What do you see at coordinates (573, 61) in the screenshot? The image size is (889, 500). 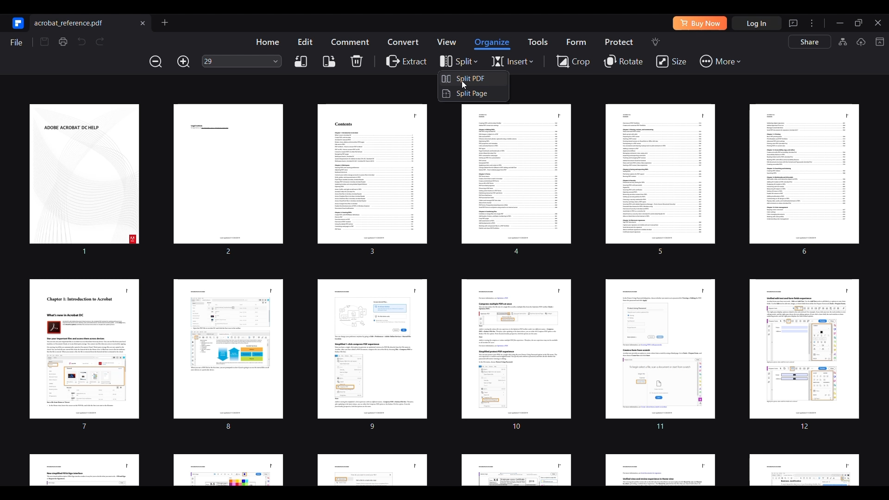 I see `Crop page` at bounding box center [573, 61].